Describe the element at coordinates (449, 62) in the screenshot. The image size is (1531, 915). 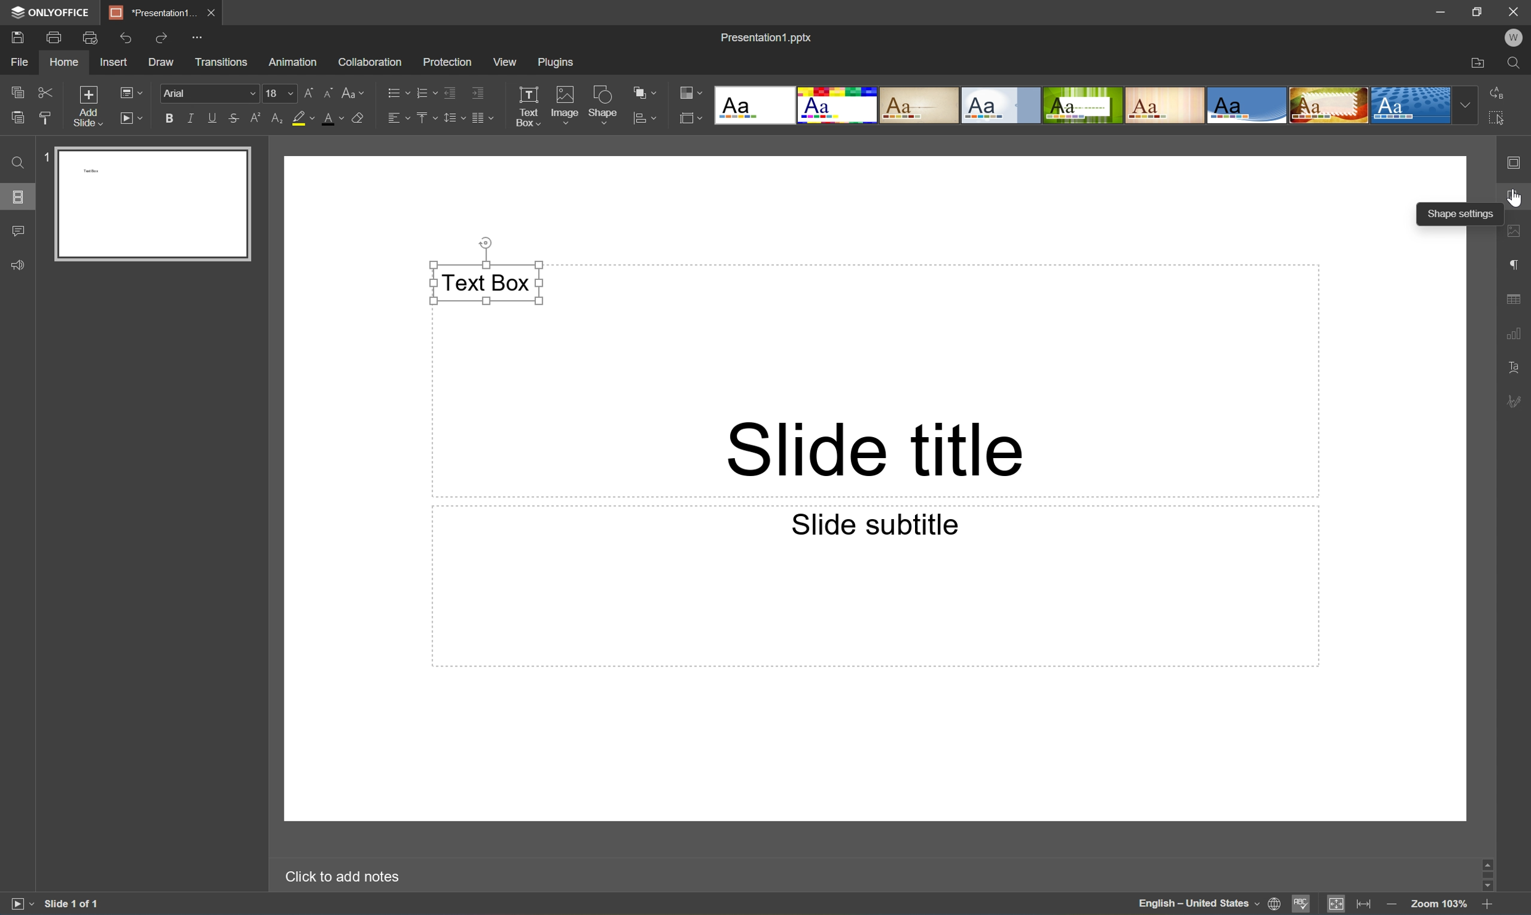
I see `Protection` at that location.